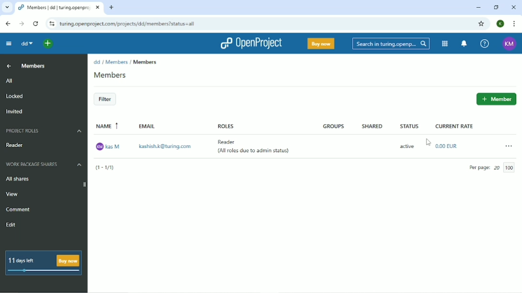  What do you see at coordinates (149, 127) in the screenshot?
I see `Email` at bounding box center [149, 127].